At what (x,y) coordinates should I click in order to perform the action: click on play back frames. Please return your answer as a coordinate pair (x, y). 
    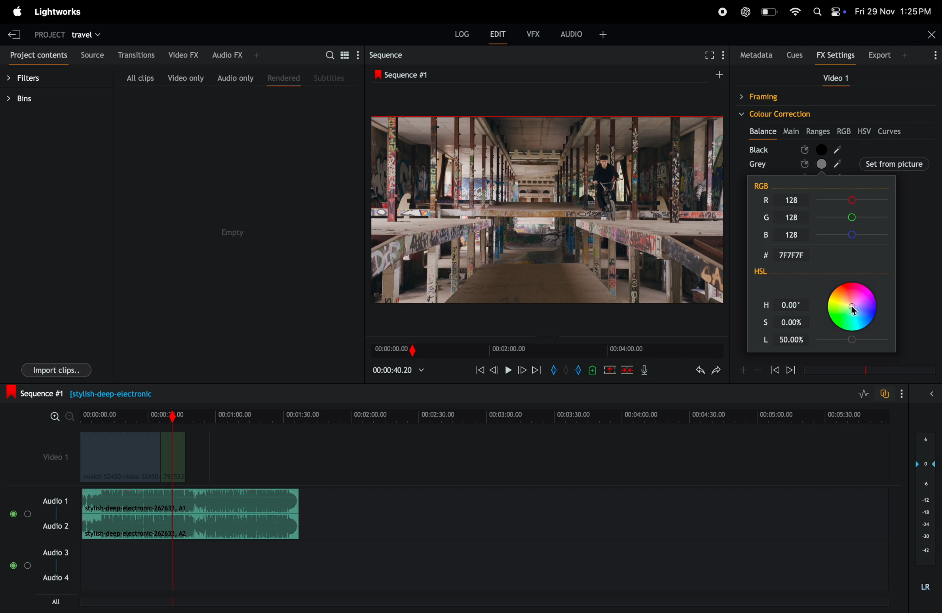
    Looking at the image, I should click on (542, 209).